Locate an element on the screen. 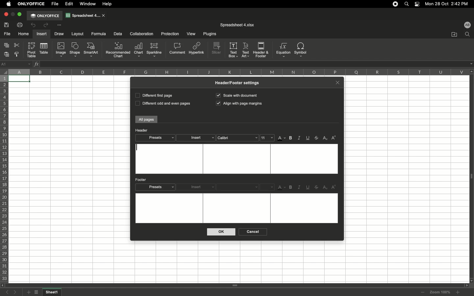 The width and height of the screenshot is (474, 296). Column is located at coordinates (237, 72).